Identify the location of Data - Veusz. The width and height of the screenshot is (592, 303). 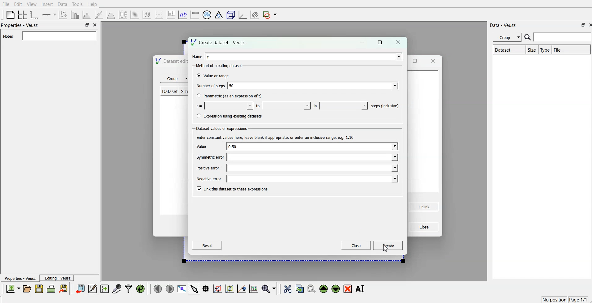
(504, 25).